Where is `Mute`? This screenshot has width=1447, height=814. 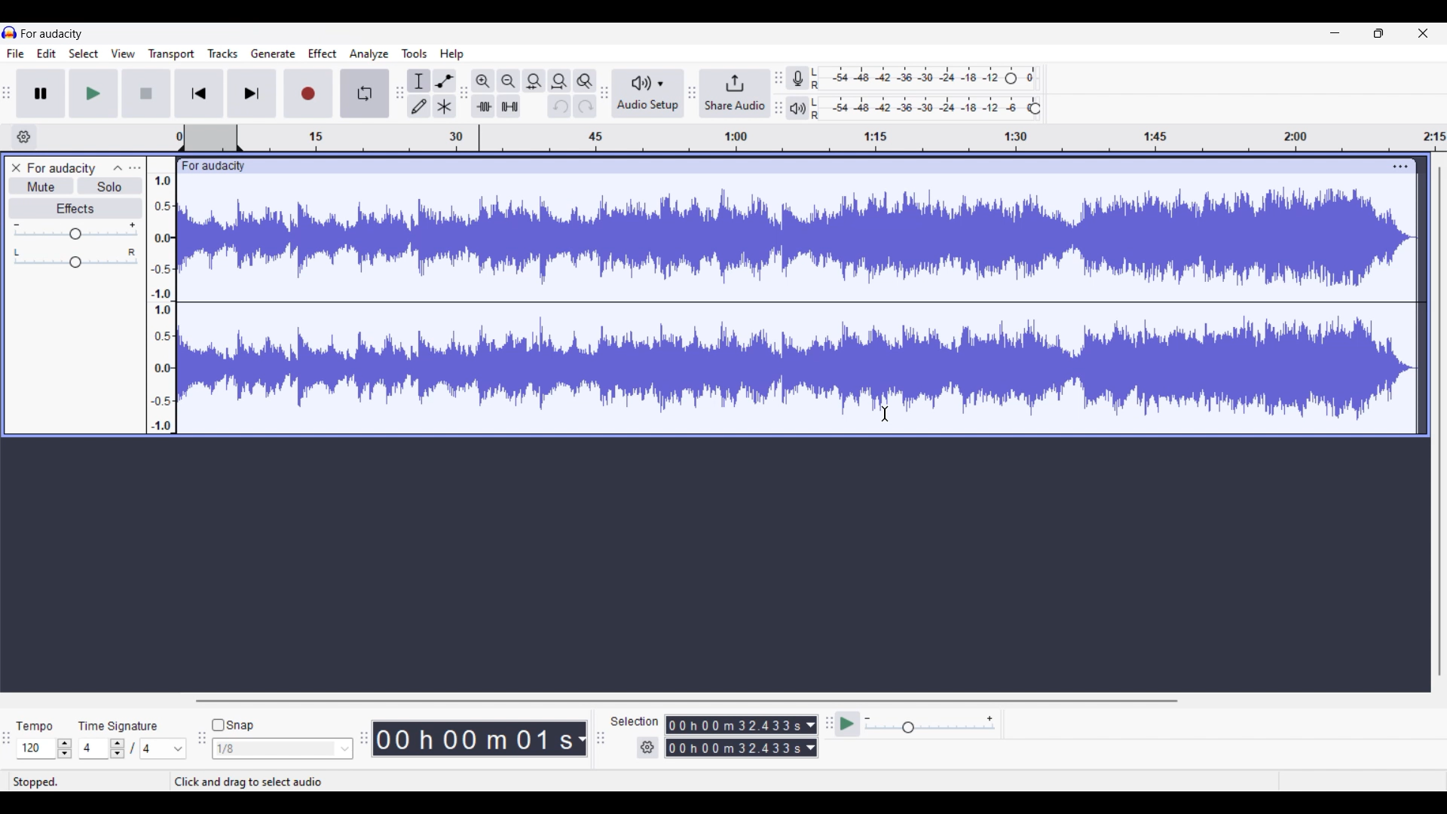 Mute is located at coordinates (43, 188).